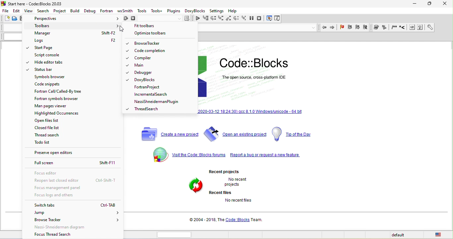 Image resolution: width=453 pixels, height=239 pixels. Describe the element at coordinates (125, 20) in the screenshot. I see `rebuild` at that location.